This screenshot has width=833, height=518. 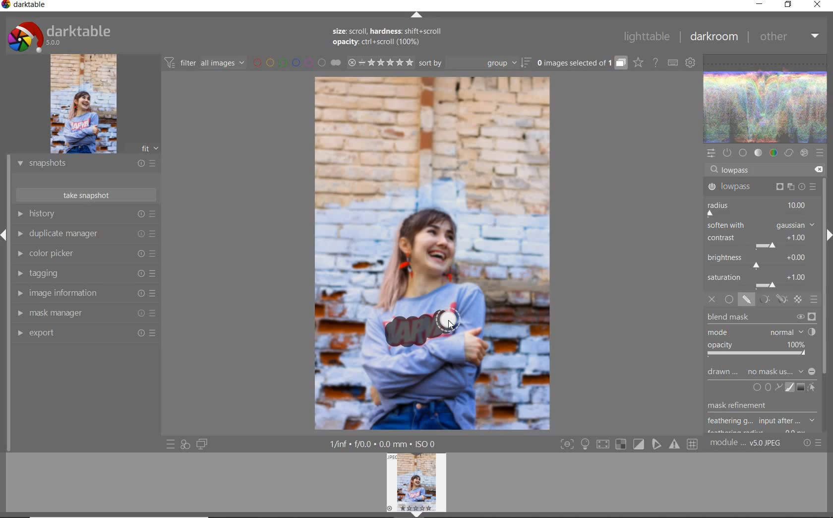 I want to click on history, so click(x=89, y=214).